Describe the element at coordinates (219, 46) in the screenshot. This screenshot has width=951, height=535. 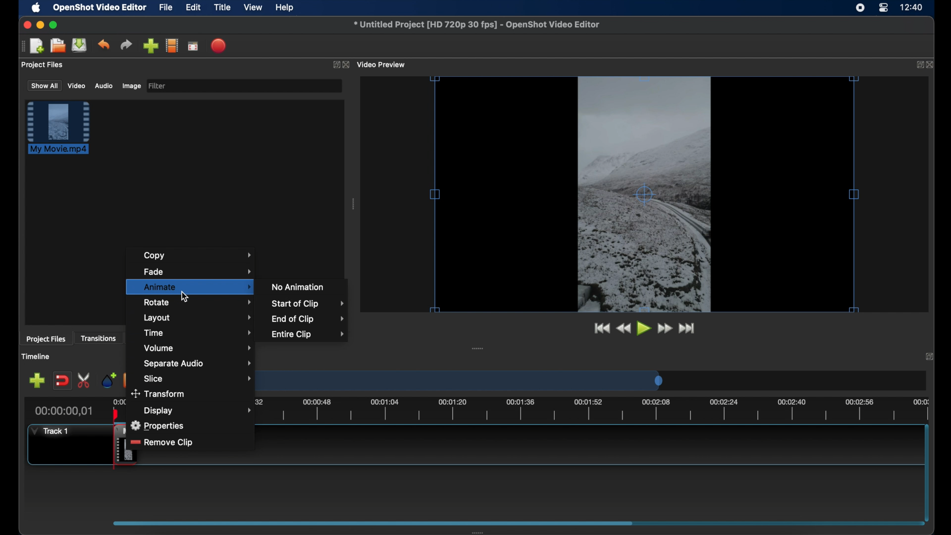
I see `export video` at that location.